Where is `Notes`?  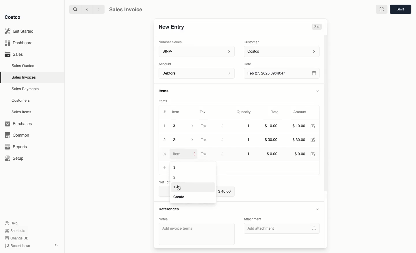 Notes is located at coordinates (166, 219).